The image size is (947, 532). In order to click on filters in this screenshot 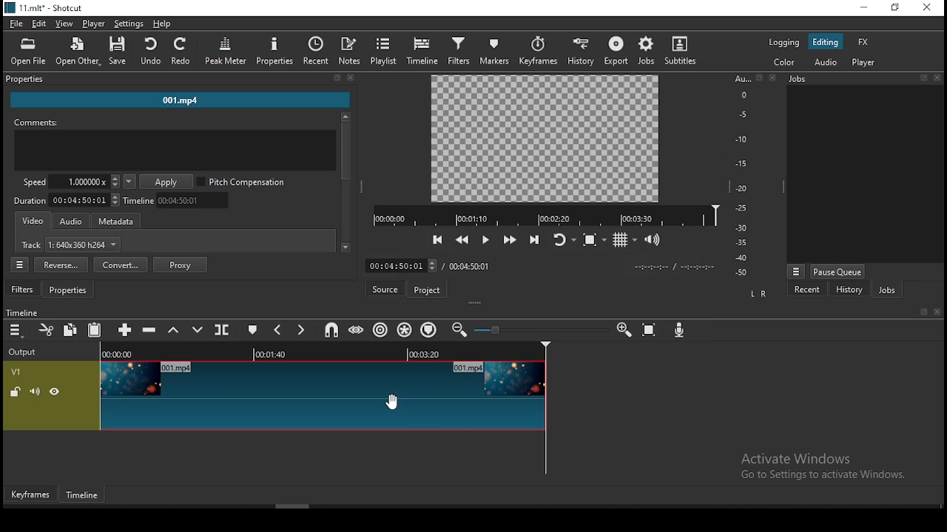, I will do `click(460, 50)`.